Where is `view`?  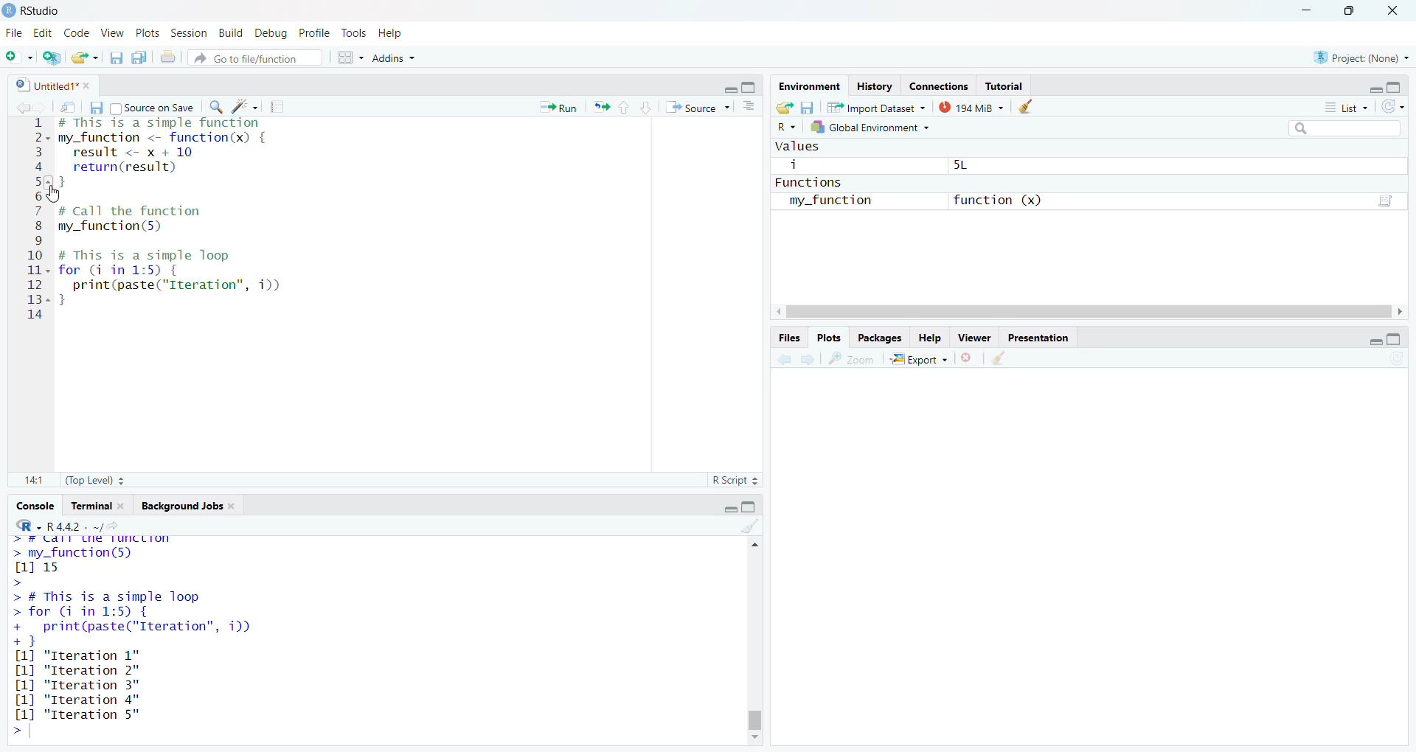
view is located at coordinates (112, 32).